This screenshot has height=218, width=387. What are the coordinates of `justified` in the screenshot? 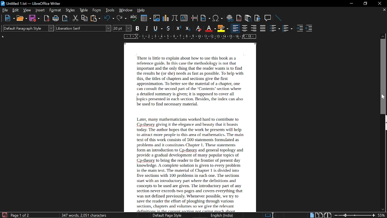 It's located at (263, 29).